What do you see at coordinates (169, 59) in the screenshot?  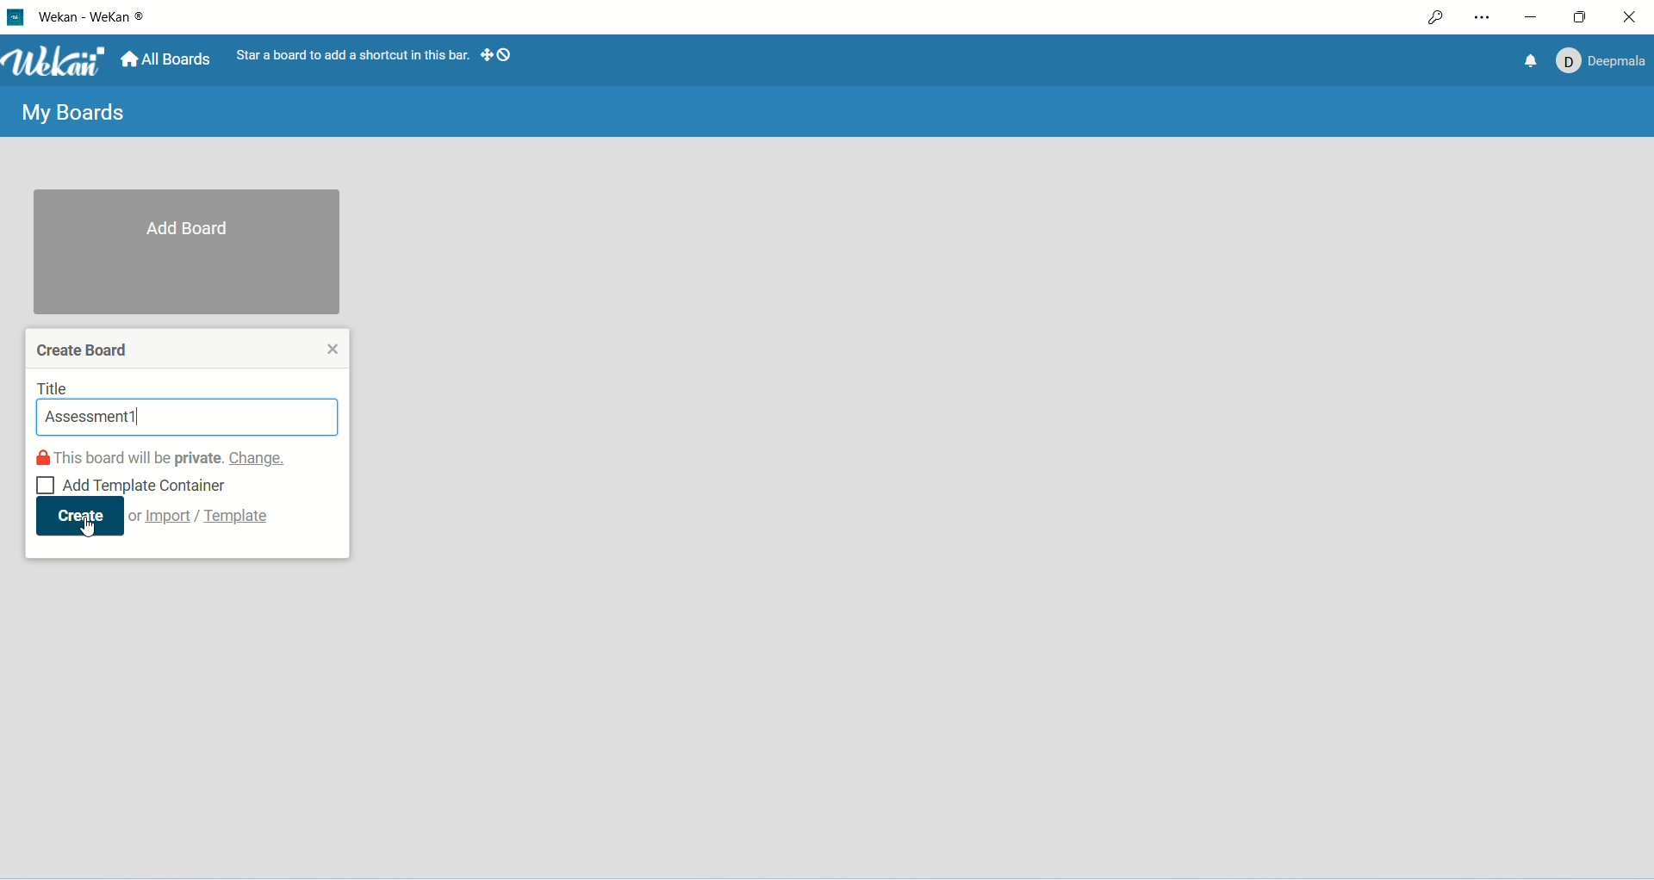 I see `all boards` at bounding box center [169, 59].